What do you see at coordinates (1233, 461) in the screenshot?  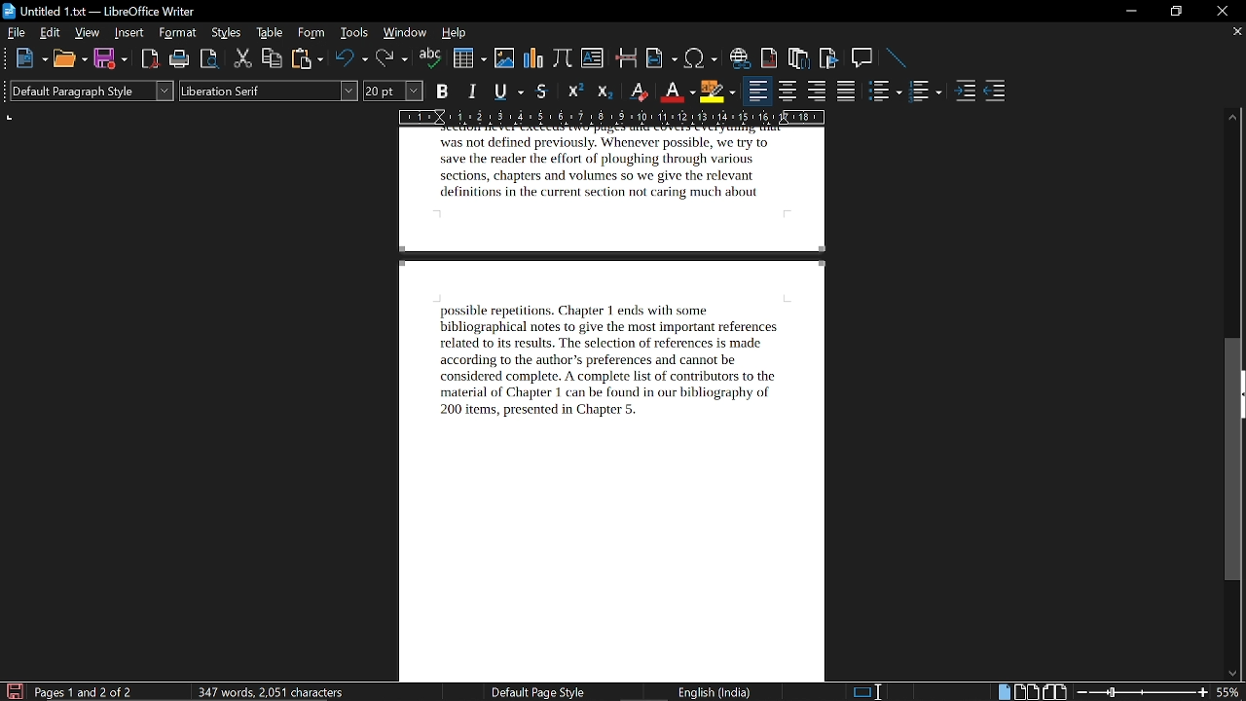 I see `vertical scrollbar` at bounding box center [1233, 461].